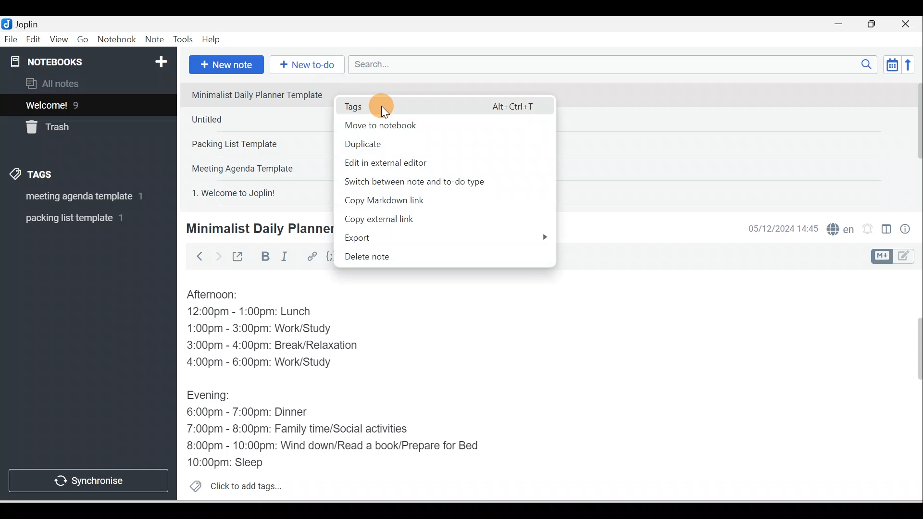 The image size is (923, 519). Describe the element at coordinates (87, 479) in the screenshot. I see `Synchronise` at that location.